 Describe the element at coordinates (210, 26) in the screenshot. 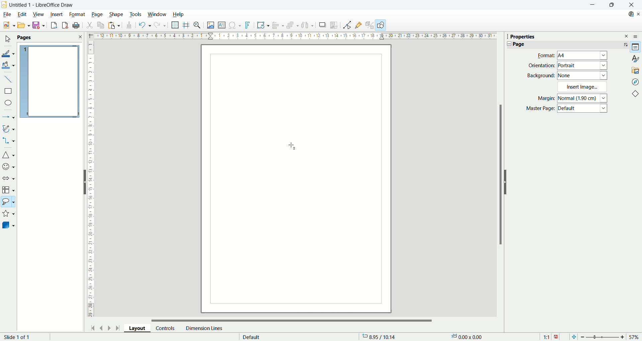

I see `insert image` at that location.